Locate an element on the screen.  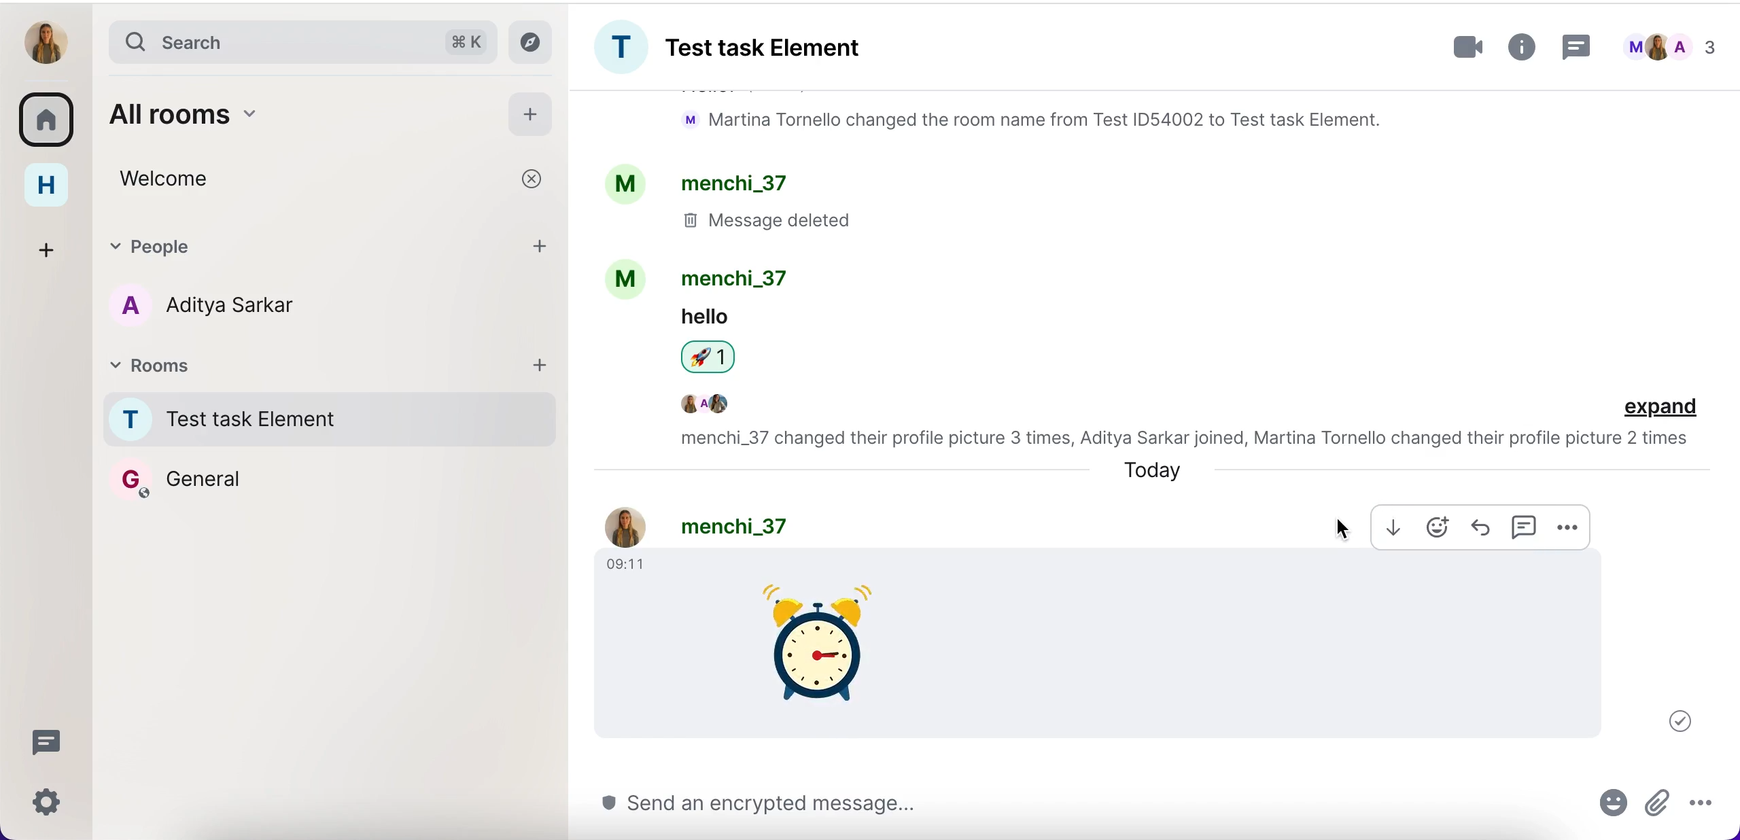
profile is located at coordinates (695, 525).